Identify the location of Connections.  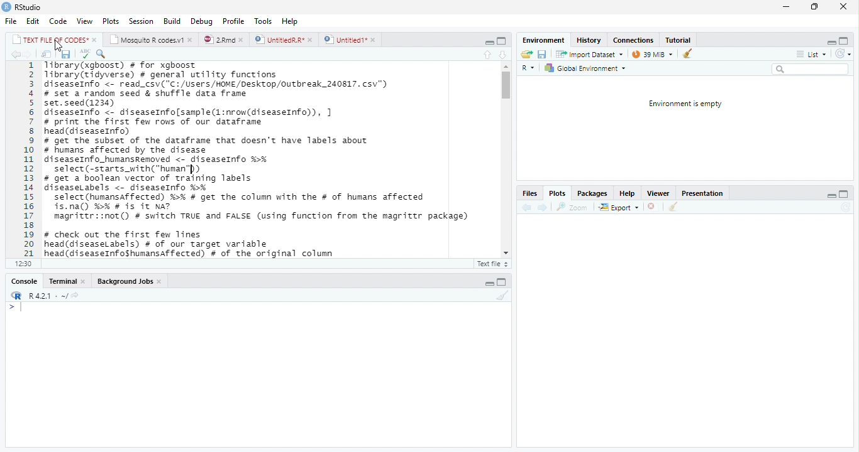
(633, 40).